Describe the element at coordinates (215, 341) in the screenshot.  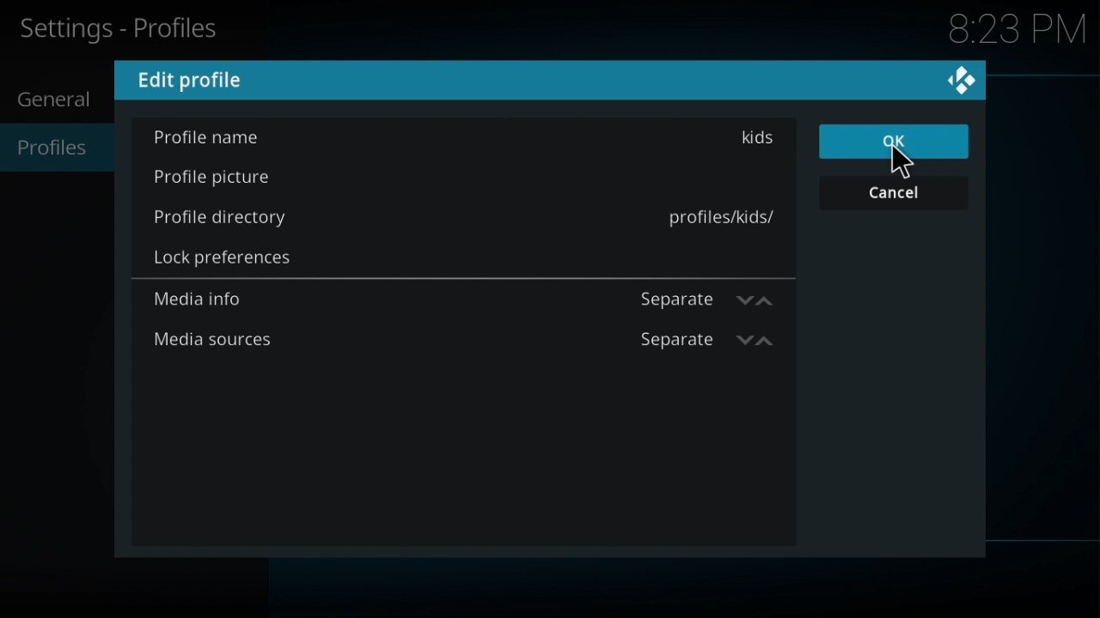
I see `Media sources` at that location.